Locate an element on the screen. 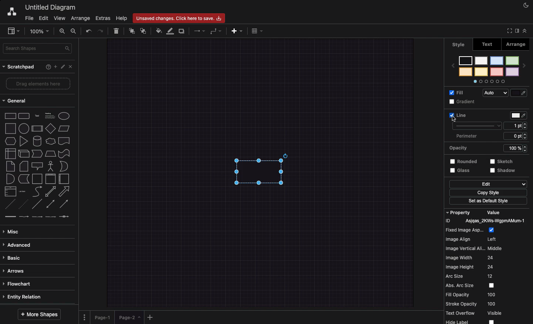  process is located at coordinates (37, 129).